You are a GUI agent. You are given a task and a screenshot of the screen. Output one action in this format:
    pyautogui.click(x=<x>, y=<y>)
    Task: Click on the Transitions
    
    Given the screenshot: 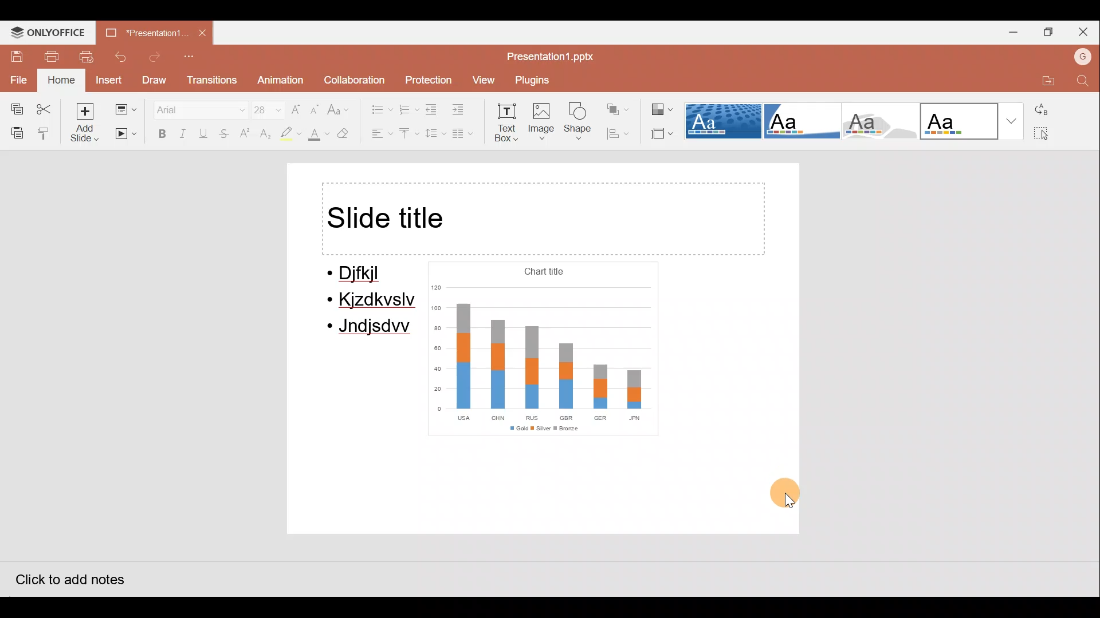 What is the action you would take?
    pyautogui.click(x=213, y=80)
    